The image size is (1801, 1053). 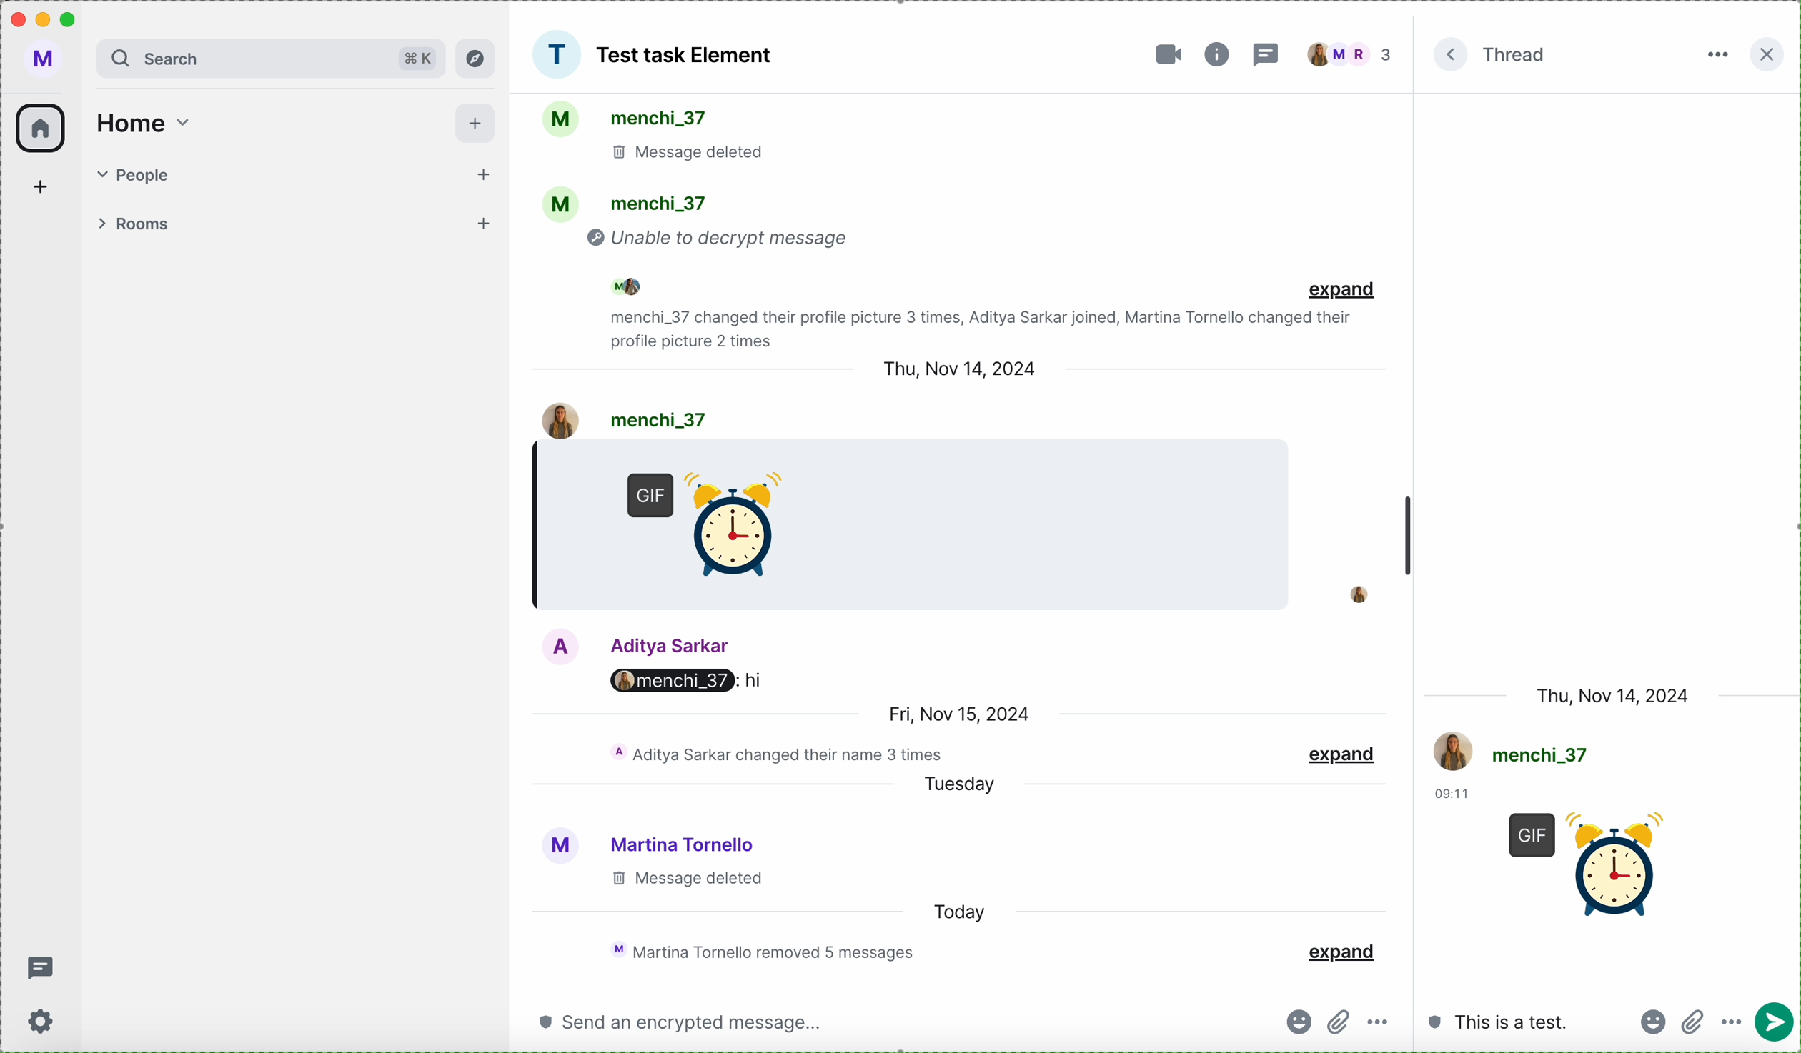 What do you see at coordinates (1650, 1021) in the screenshot?
I see `emojis` at bounding box center [1650, 1021].